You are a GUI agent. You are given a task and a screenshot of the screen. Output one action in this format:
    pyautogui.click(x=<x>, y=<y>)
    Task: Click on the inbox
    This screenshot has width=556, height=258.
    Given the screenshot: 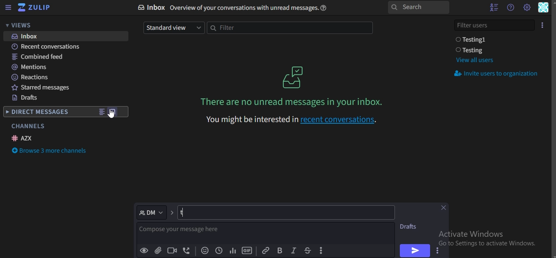 What is the action you would take?
    pyautogui.click(x=27, y=36)
    